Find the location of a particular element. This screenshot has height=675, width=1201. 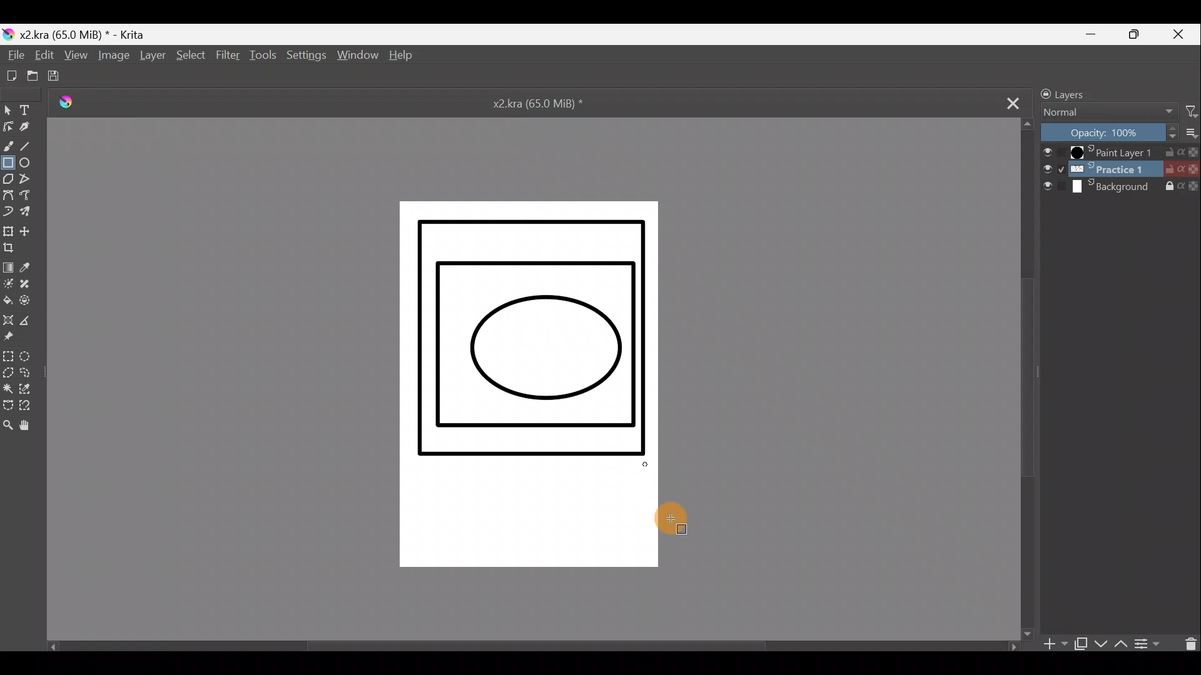

Bezier curve tool is located at coordinates (8, 194).